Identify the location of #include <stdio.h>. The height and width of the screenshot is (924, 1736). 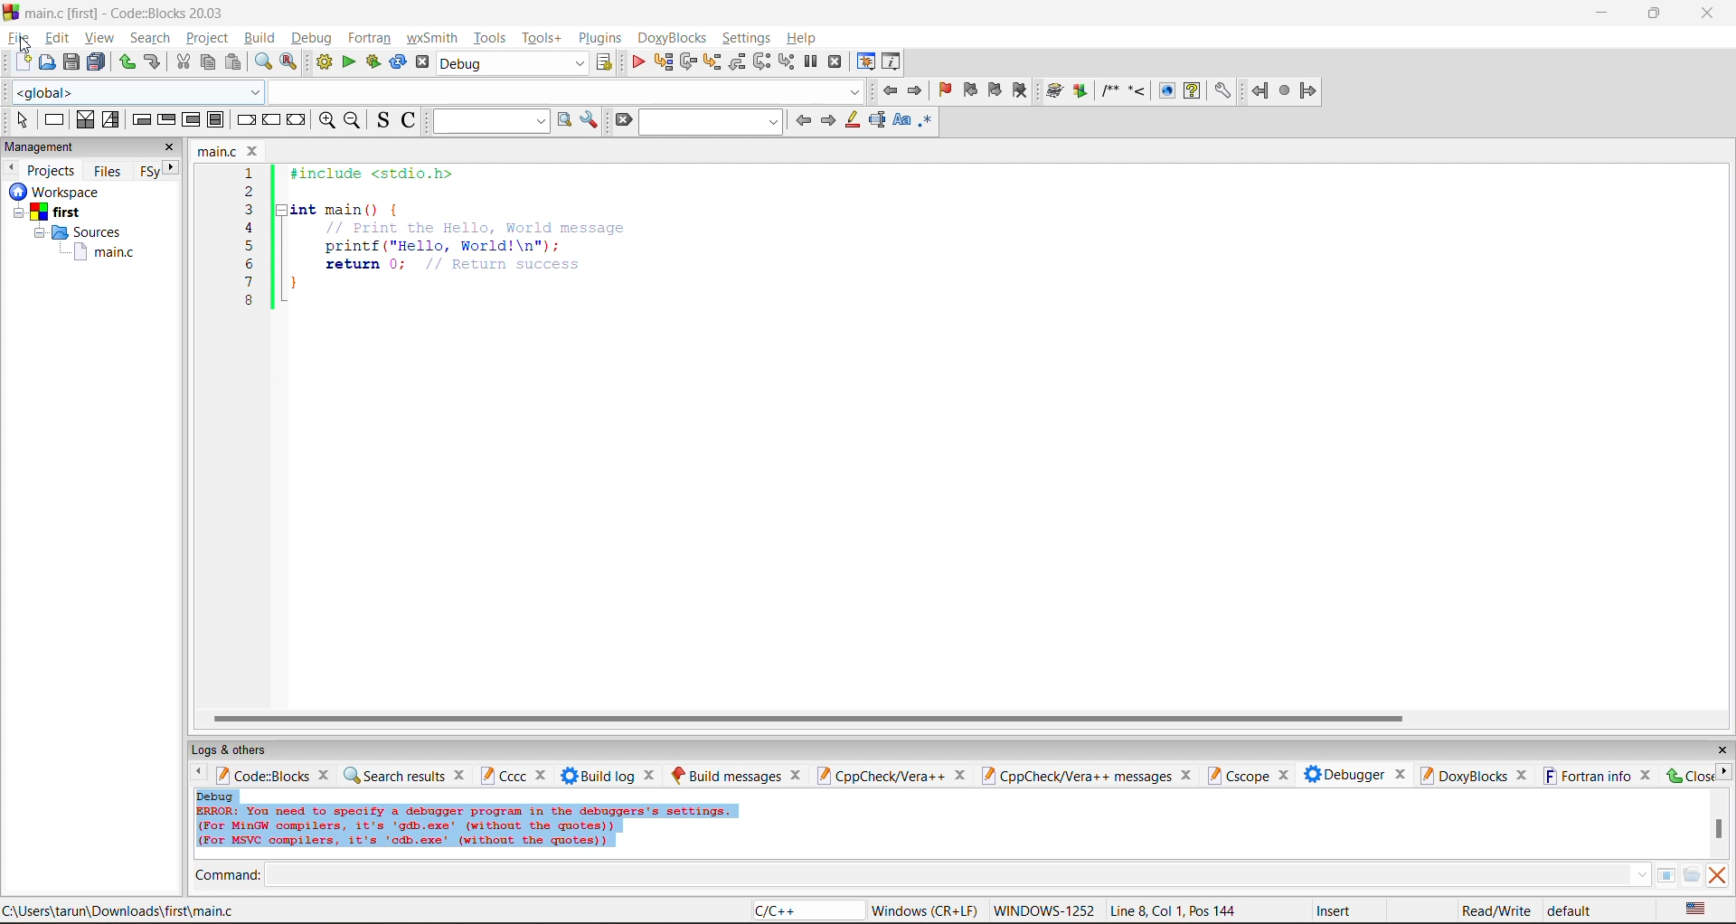
(383, 174).